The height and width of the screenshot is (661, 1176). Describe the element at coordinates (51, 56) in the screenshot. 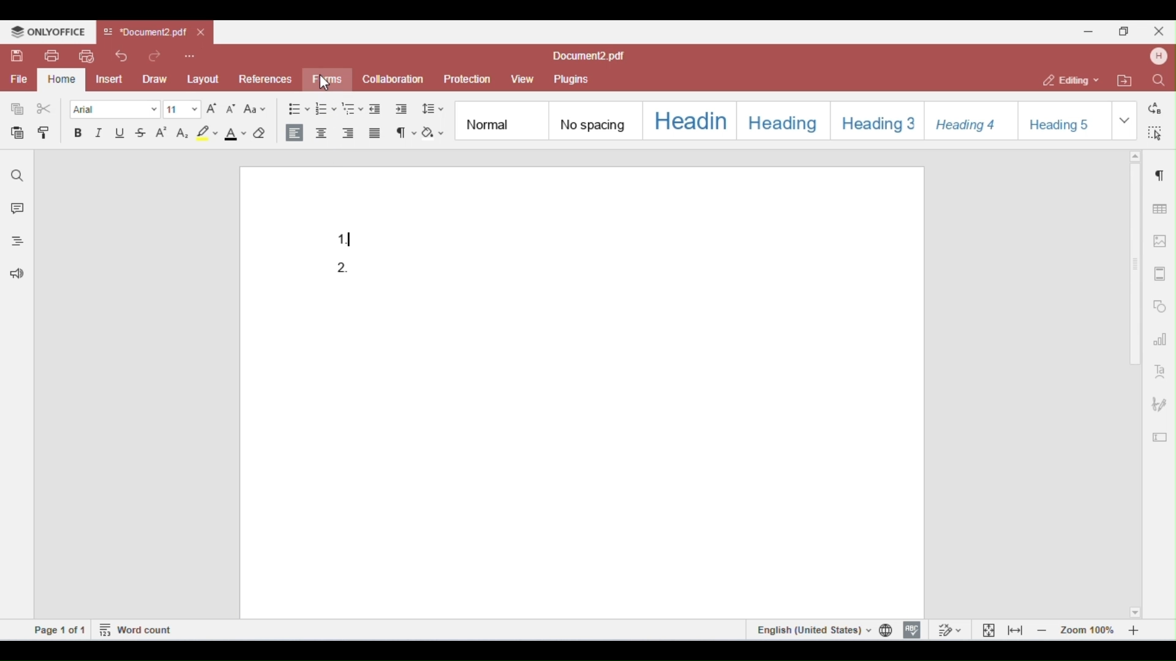

I see `print` at that location.